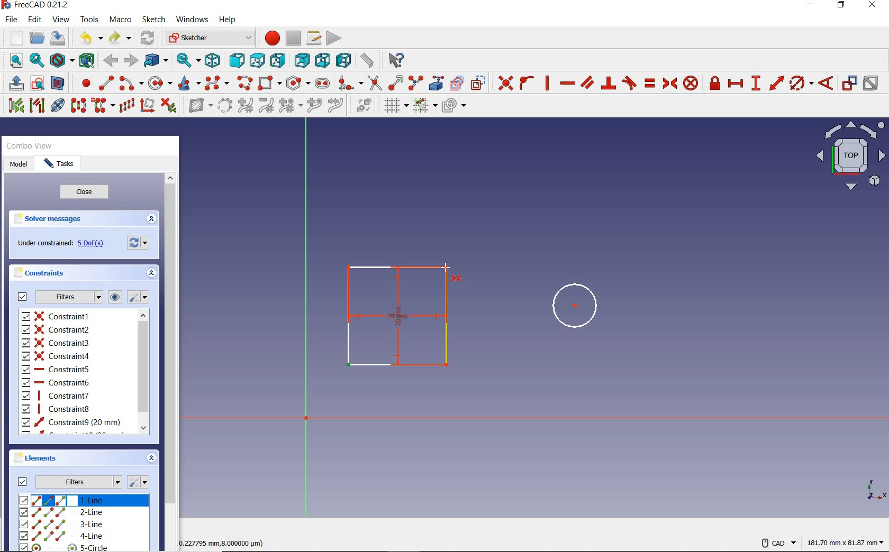 Image resolution: width=889 pixels, height=552 pixels. Describe the element at coordinates (210, 38) in the screenshot. I see `Sketcher` at that location.